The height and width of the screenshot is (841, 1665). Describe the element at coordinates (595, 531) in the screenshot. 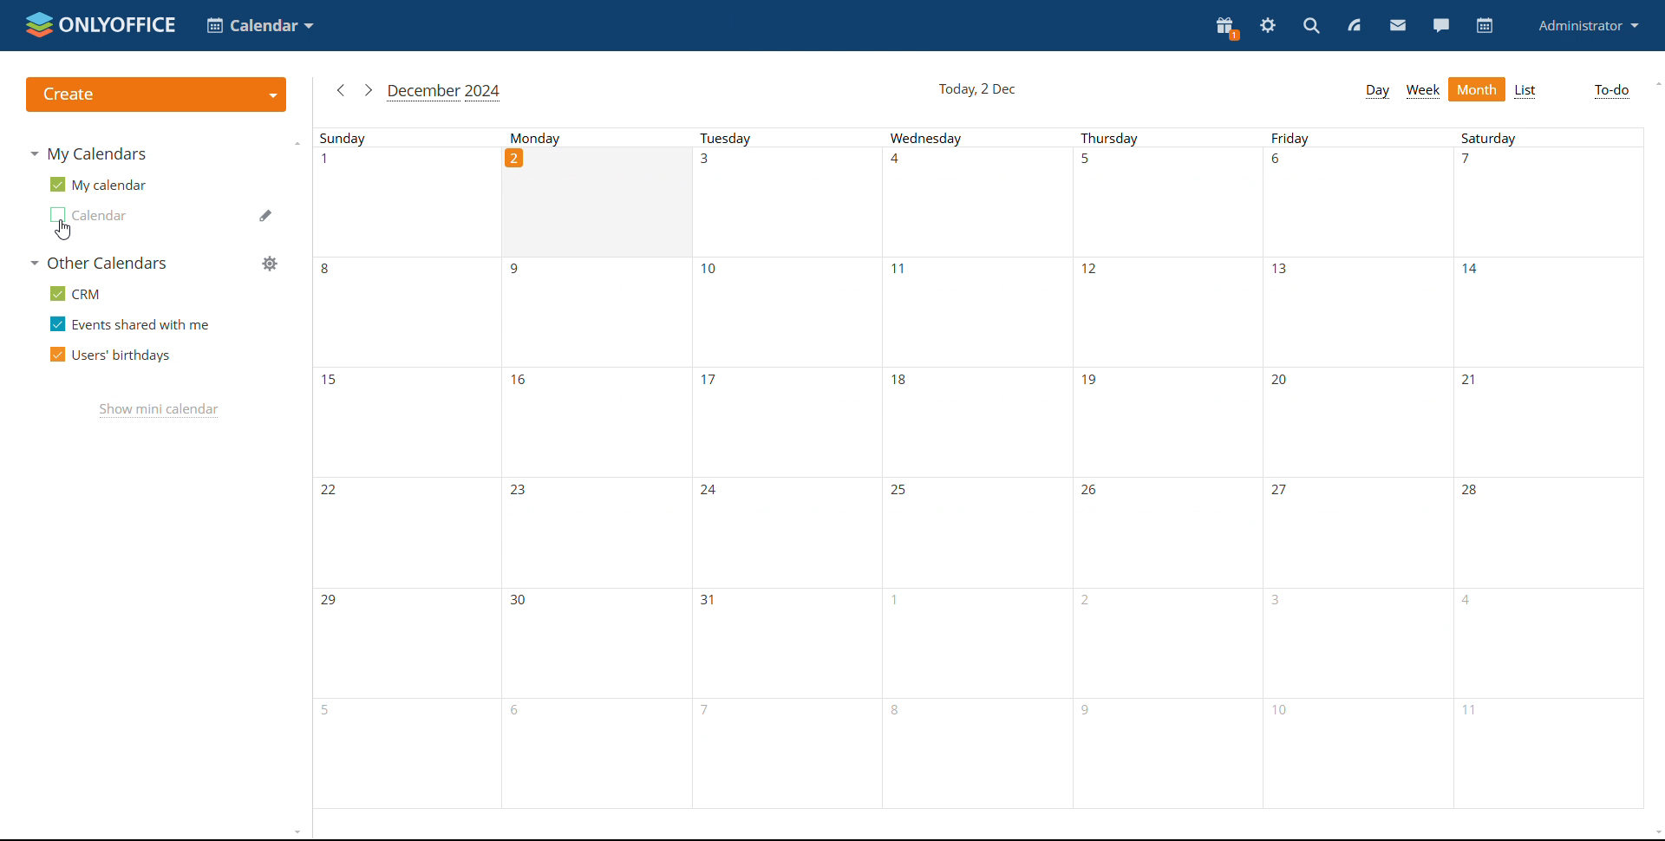

I see `23` at that location.